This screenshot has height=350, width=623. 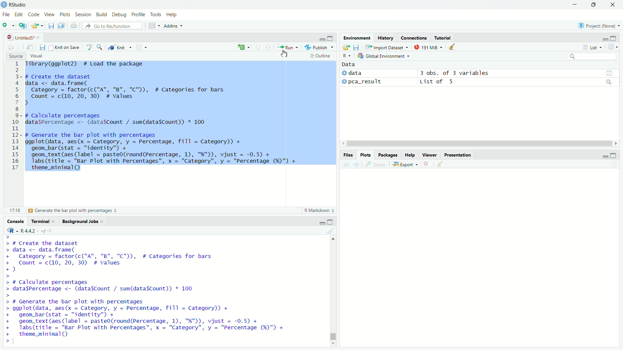 I want to click on Code, so click(x=34, y=15).